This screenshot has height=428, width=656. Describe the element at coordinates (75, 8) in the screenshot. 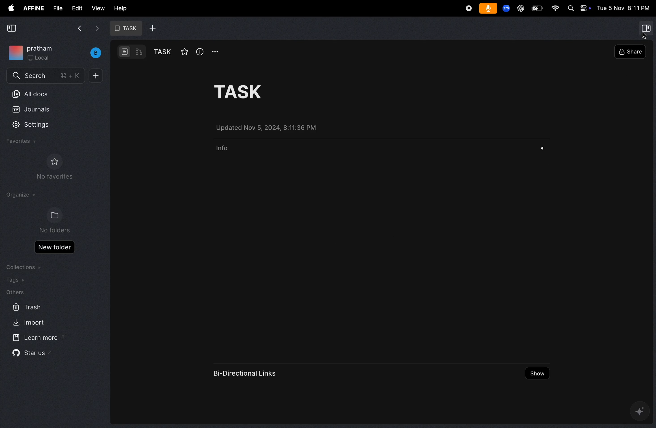

I see `edit` at that location.